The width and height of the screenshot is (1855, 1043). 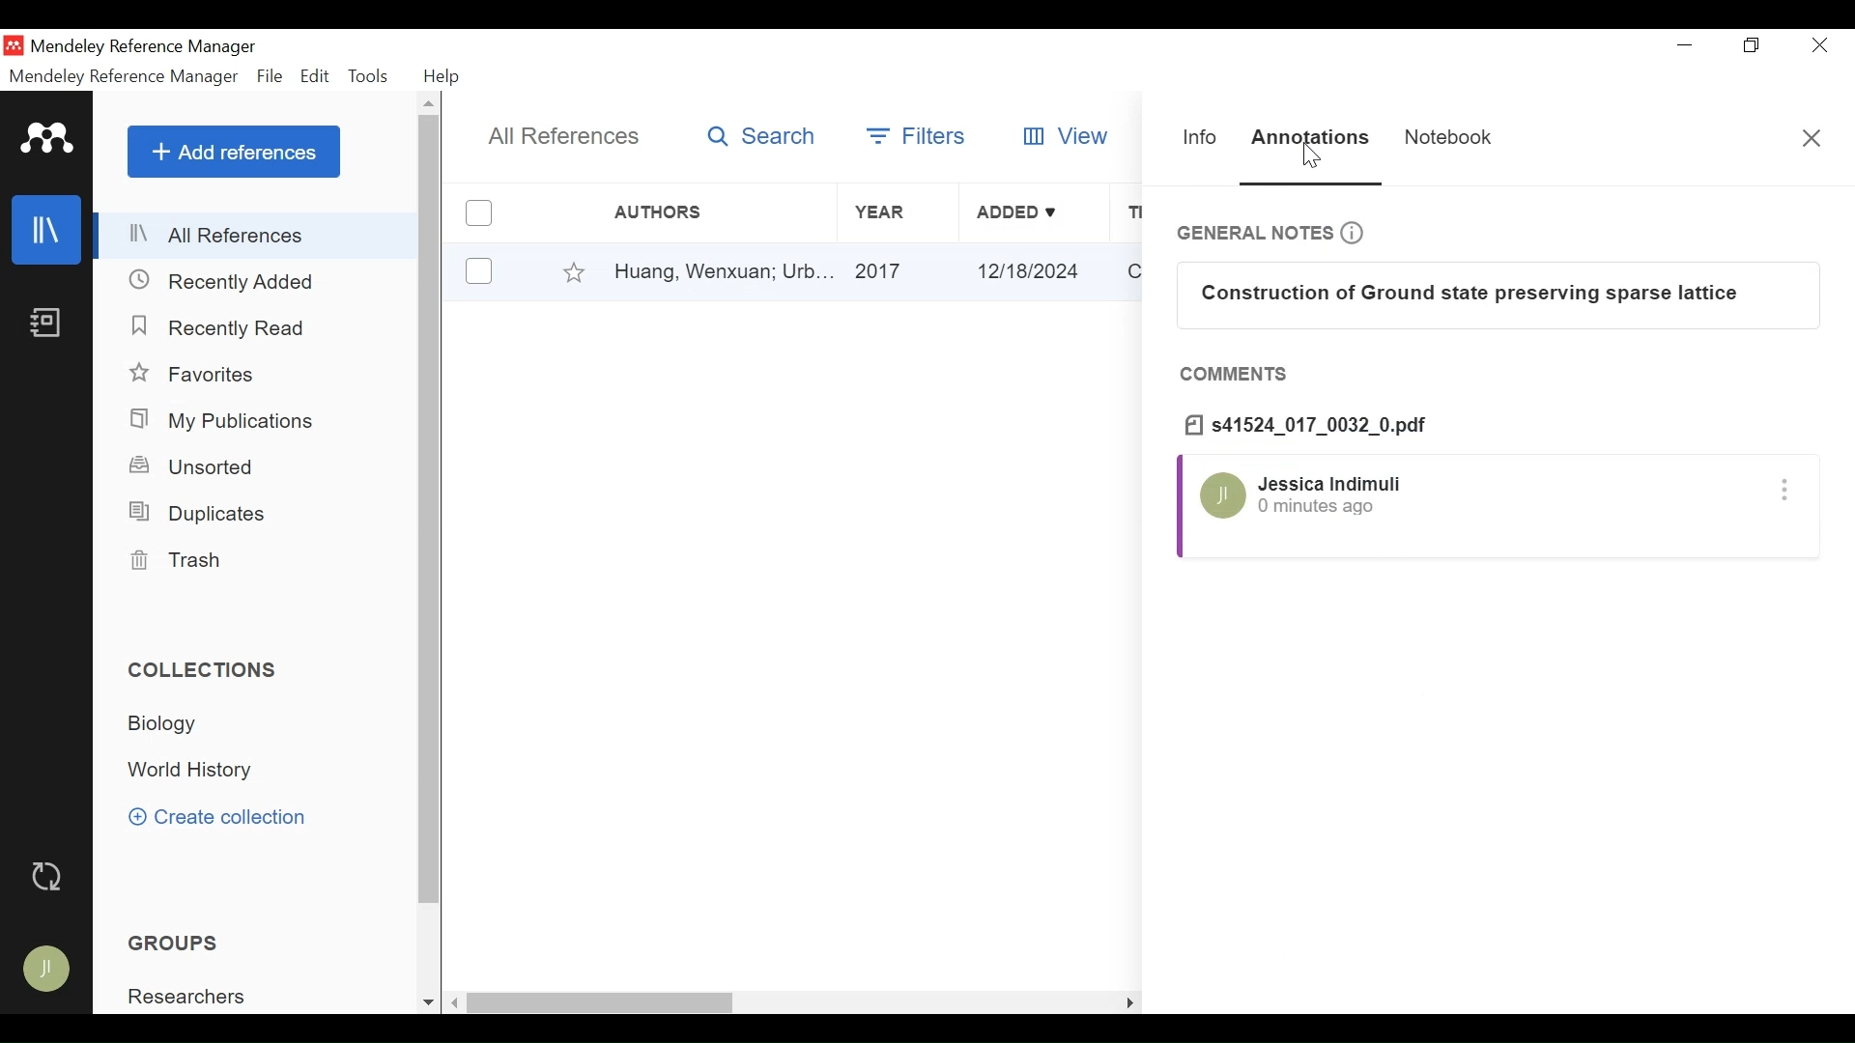 I want to click on biology, so click(x=170, y=724).